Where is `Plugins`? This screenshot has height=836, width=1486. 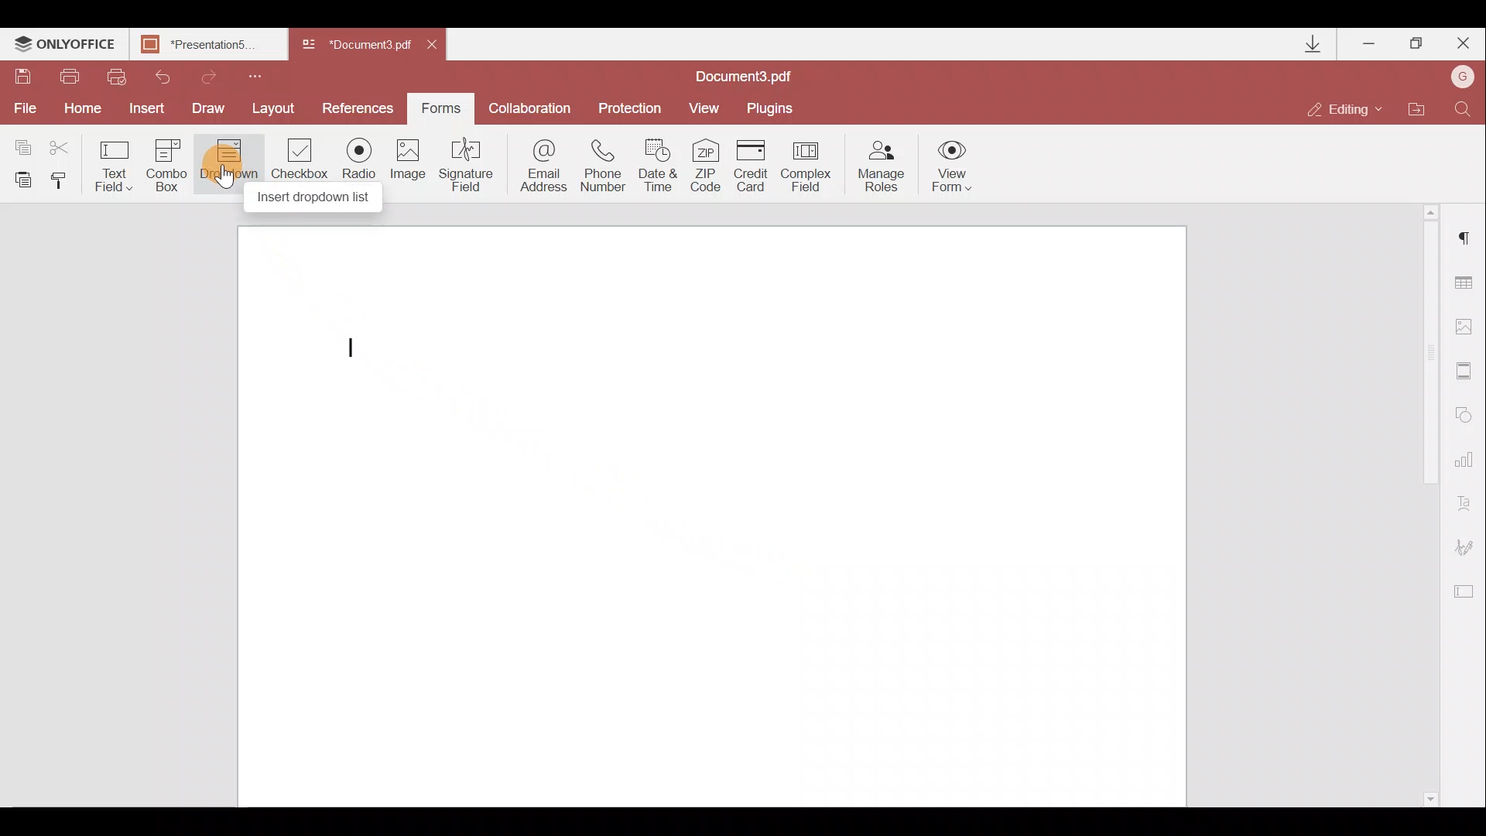
Plugins is located at coordinates (772, 109).